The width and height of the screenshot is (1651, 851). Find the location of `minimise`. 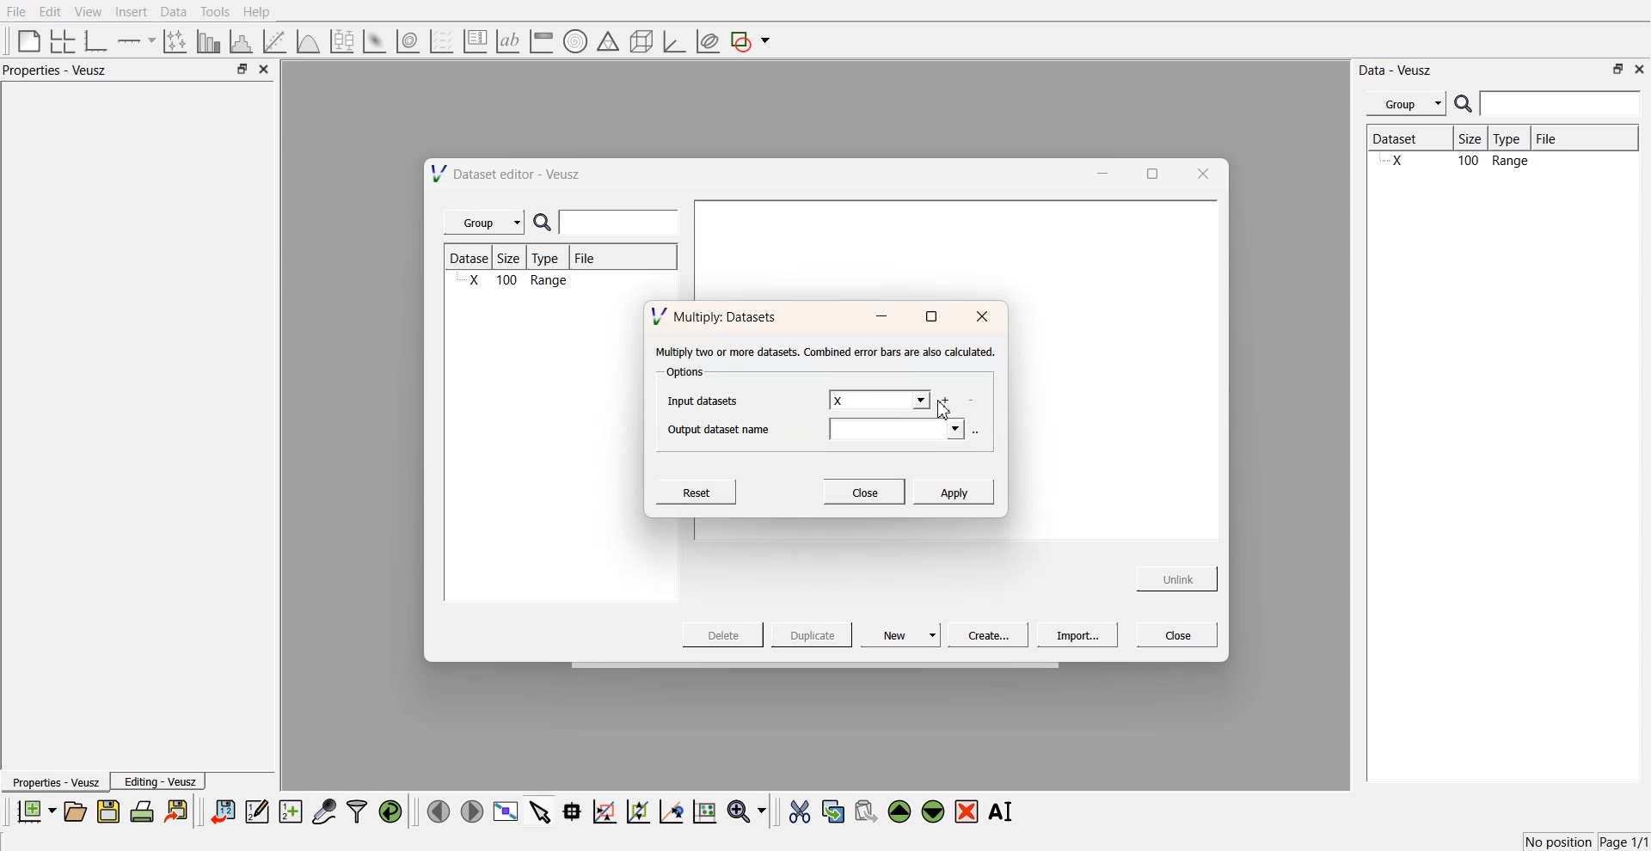

minimise is located at coordinates (881, 317).